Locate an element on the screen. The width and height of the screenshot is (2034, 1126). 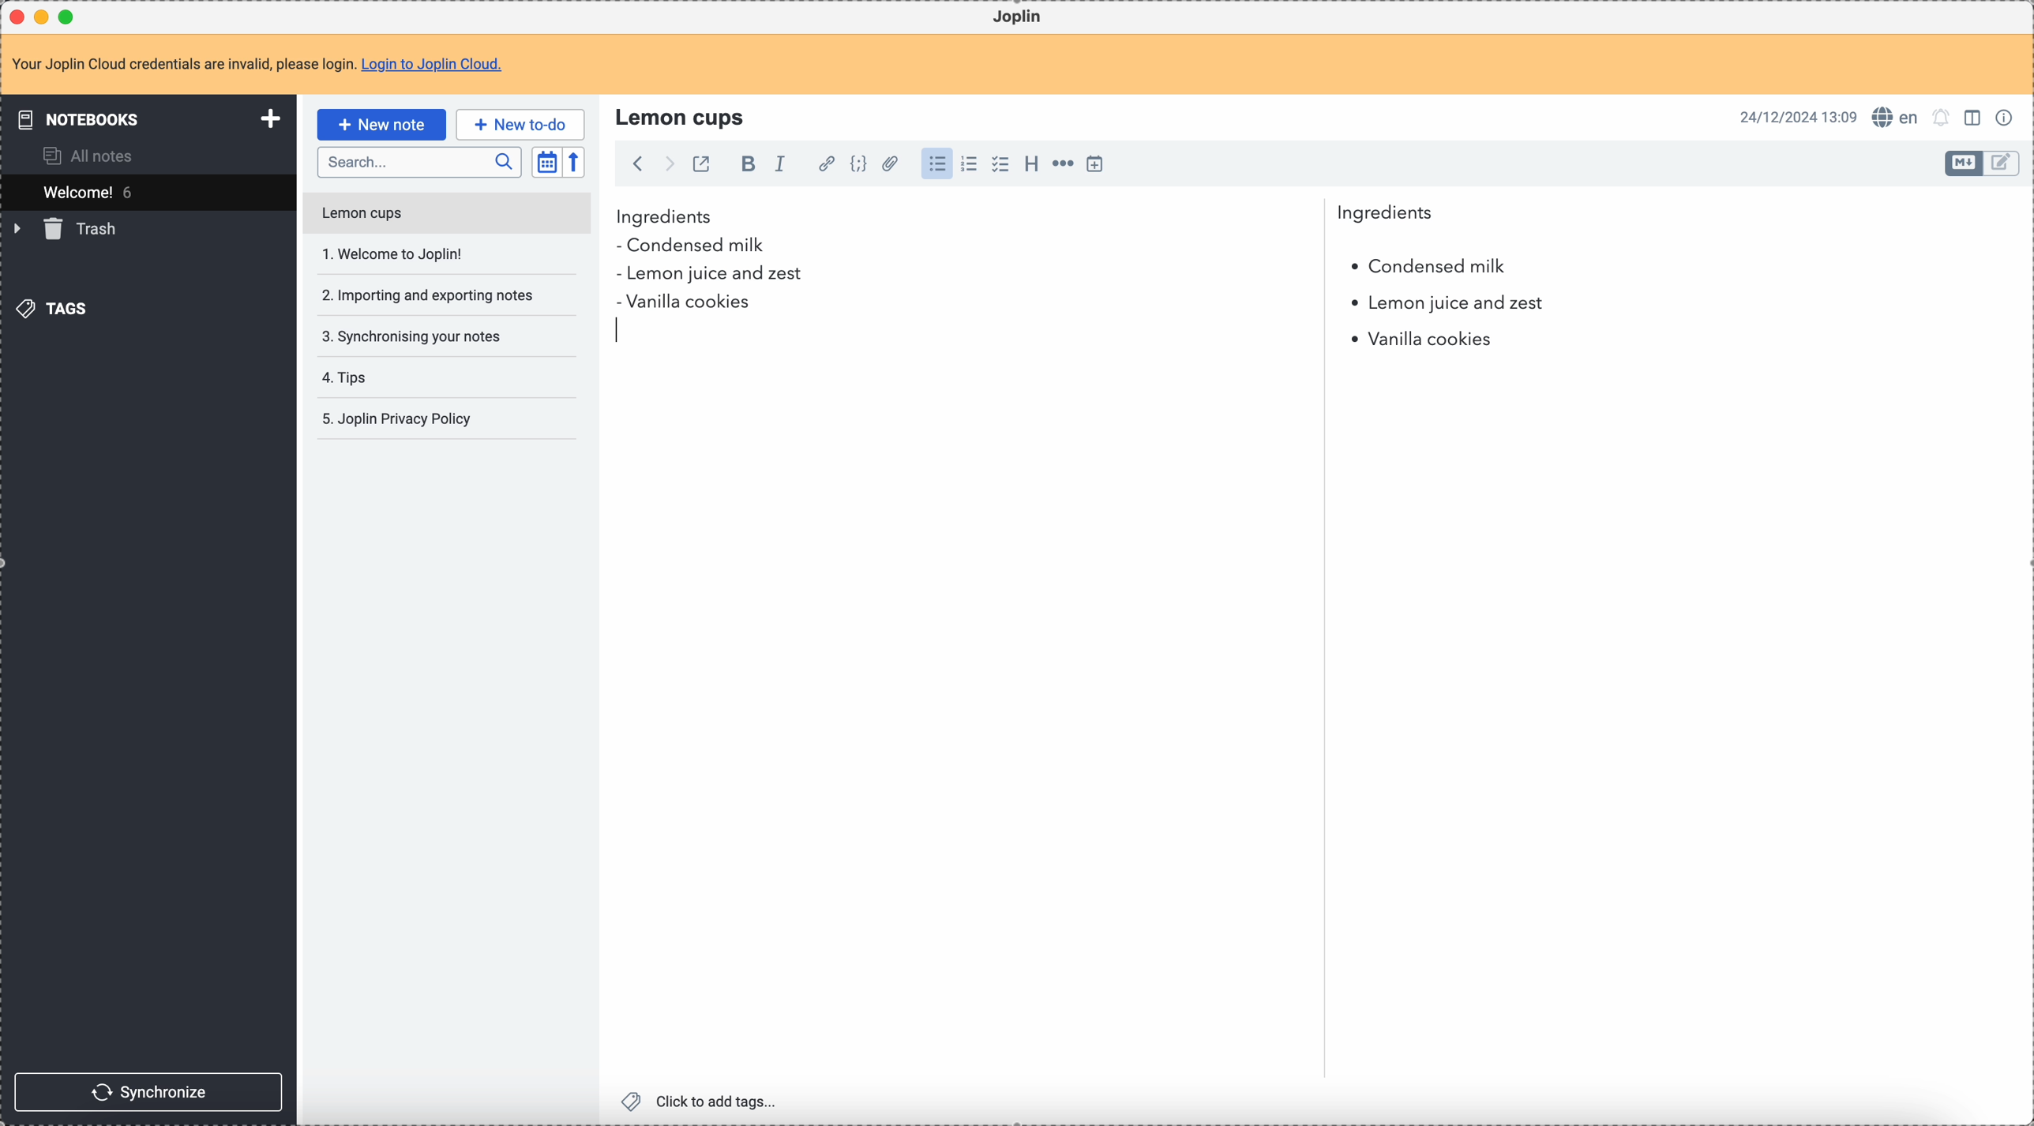
all notes is located at coordinates (93, 155).